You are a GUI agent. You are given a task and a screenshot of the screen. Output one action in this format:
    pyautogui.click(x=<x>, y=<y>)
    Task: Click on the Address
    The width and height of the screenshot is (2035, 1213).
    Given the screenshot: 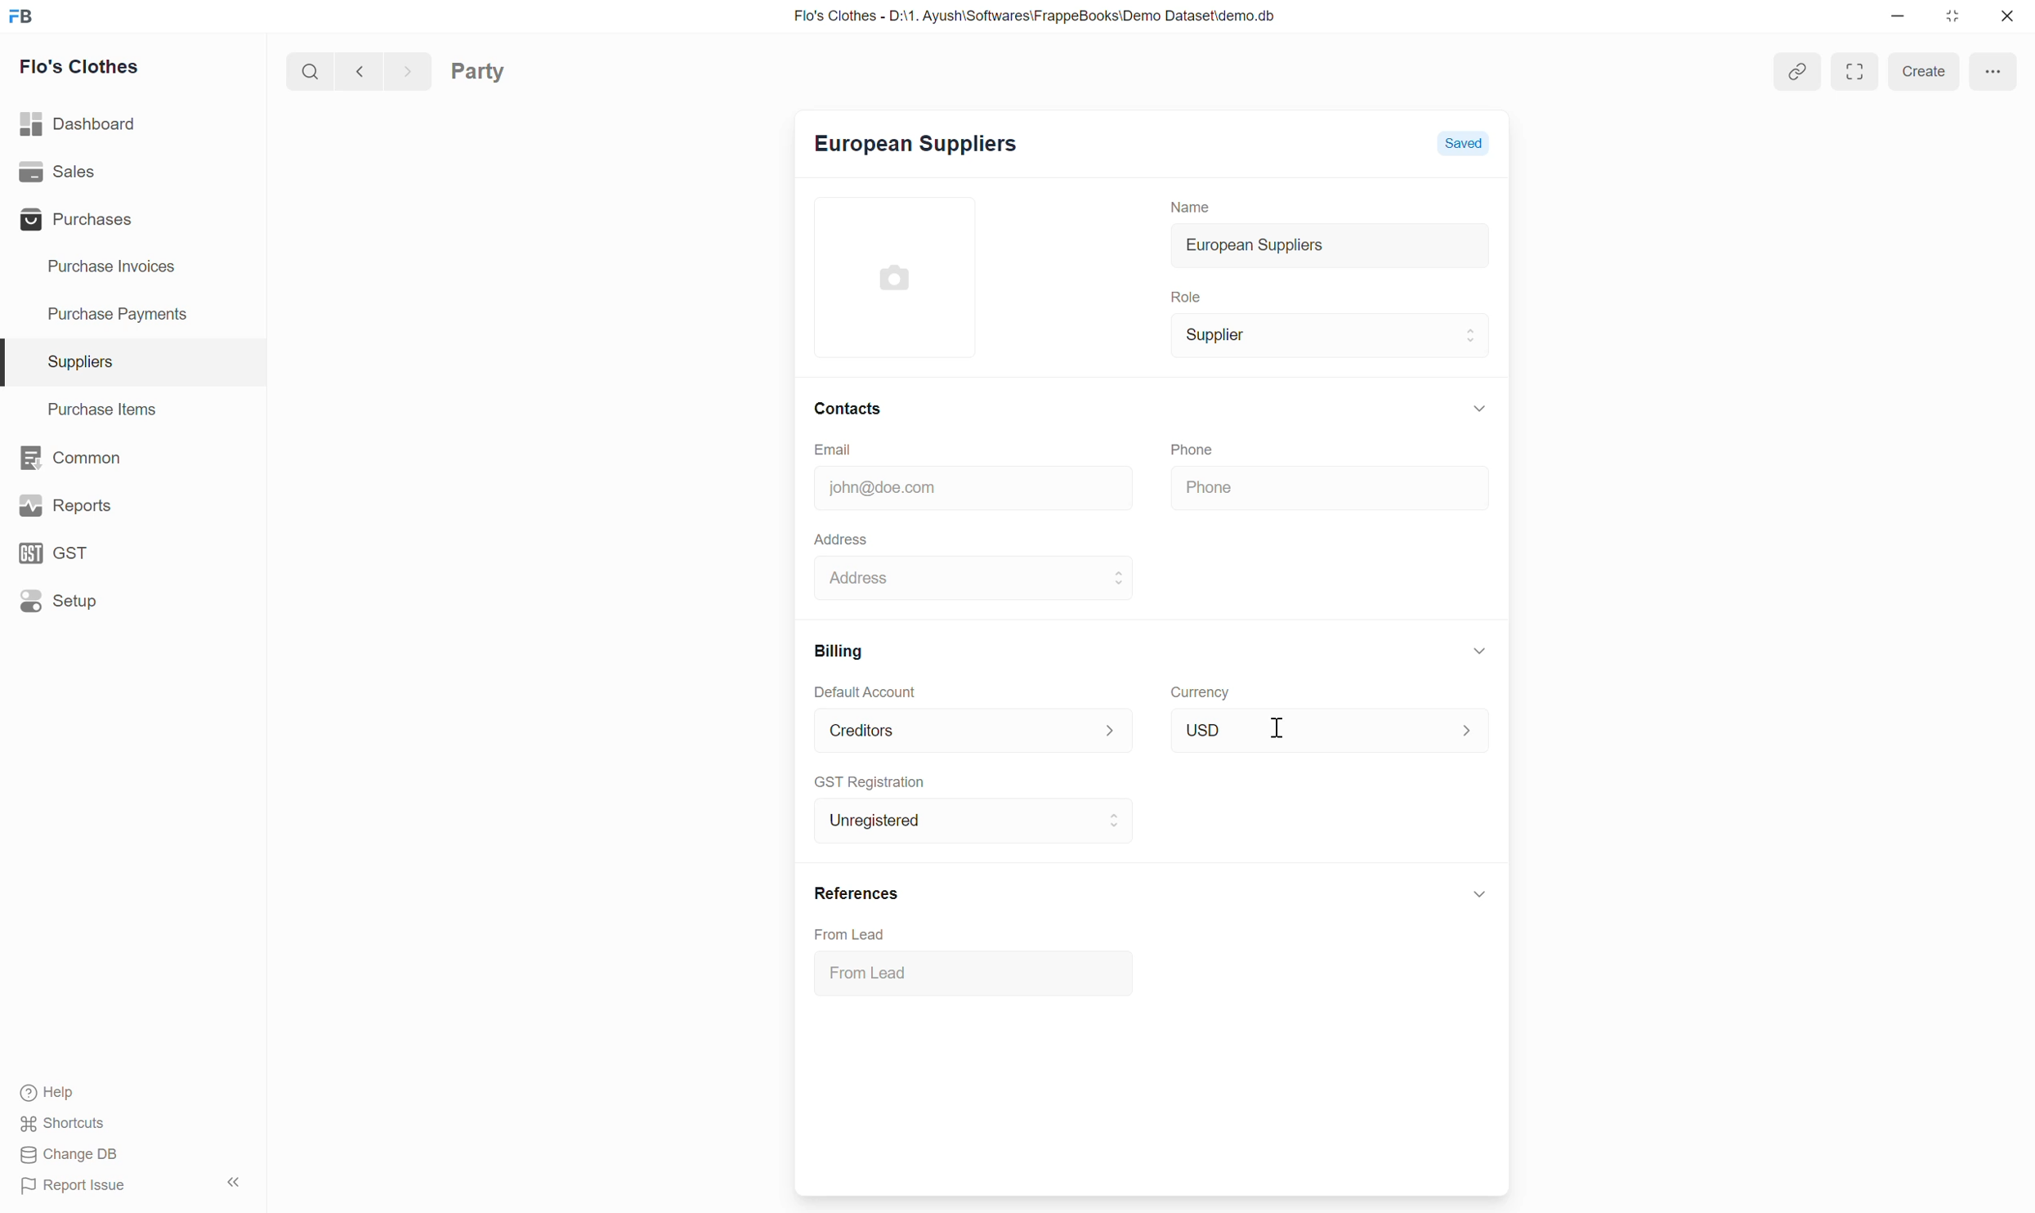 What is the action you would take?
    pyautogui.click(x=868, y=579)
    